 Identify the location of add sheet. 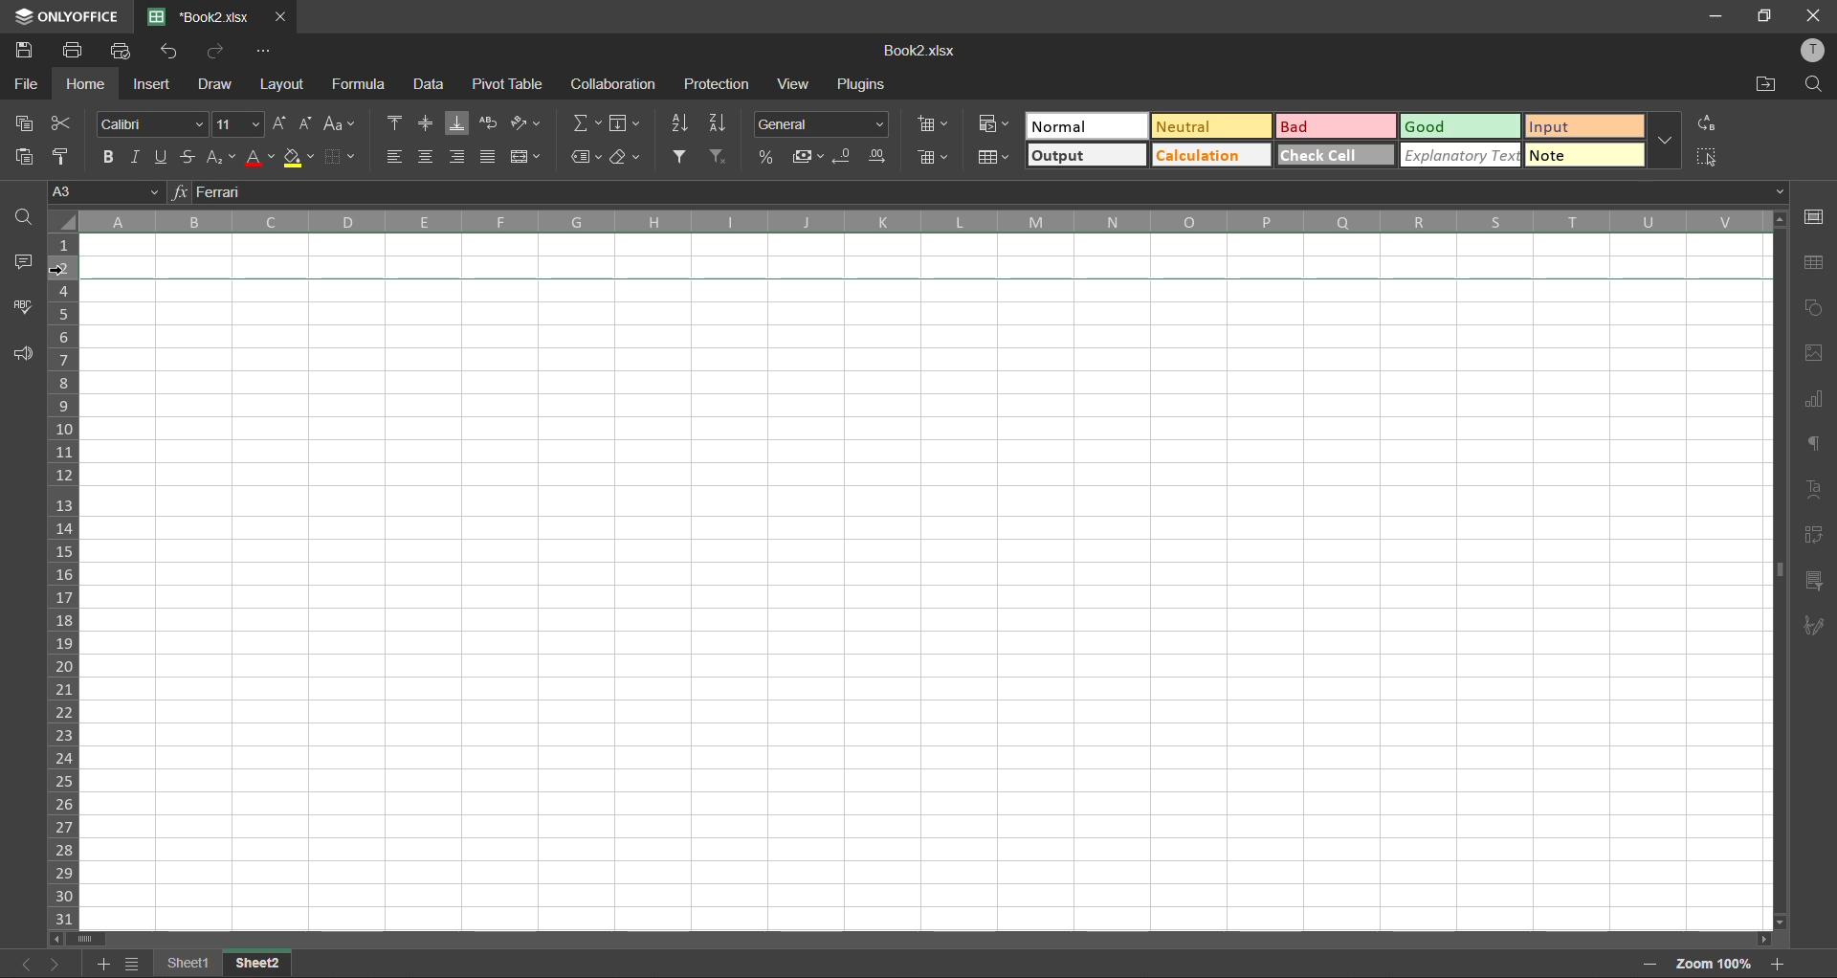
(102, 962).